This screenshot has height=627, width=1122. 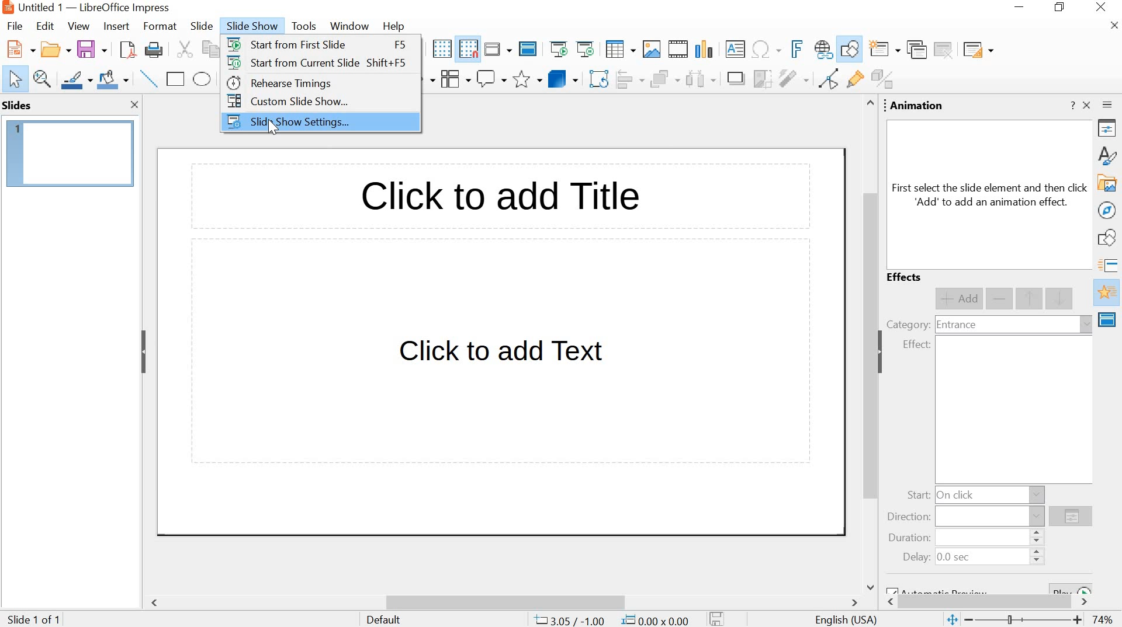 I want to click on cut, so click(x=183, y=50).